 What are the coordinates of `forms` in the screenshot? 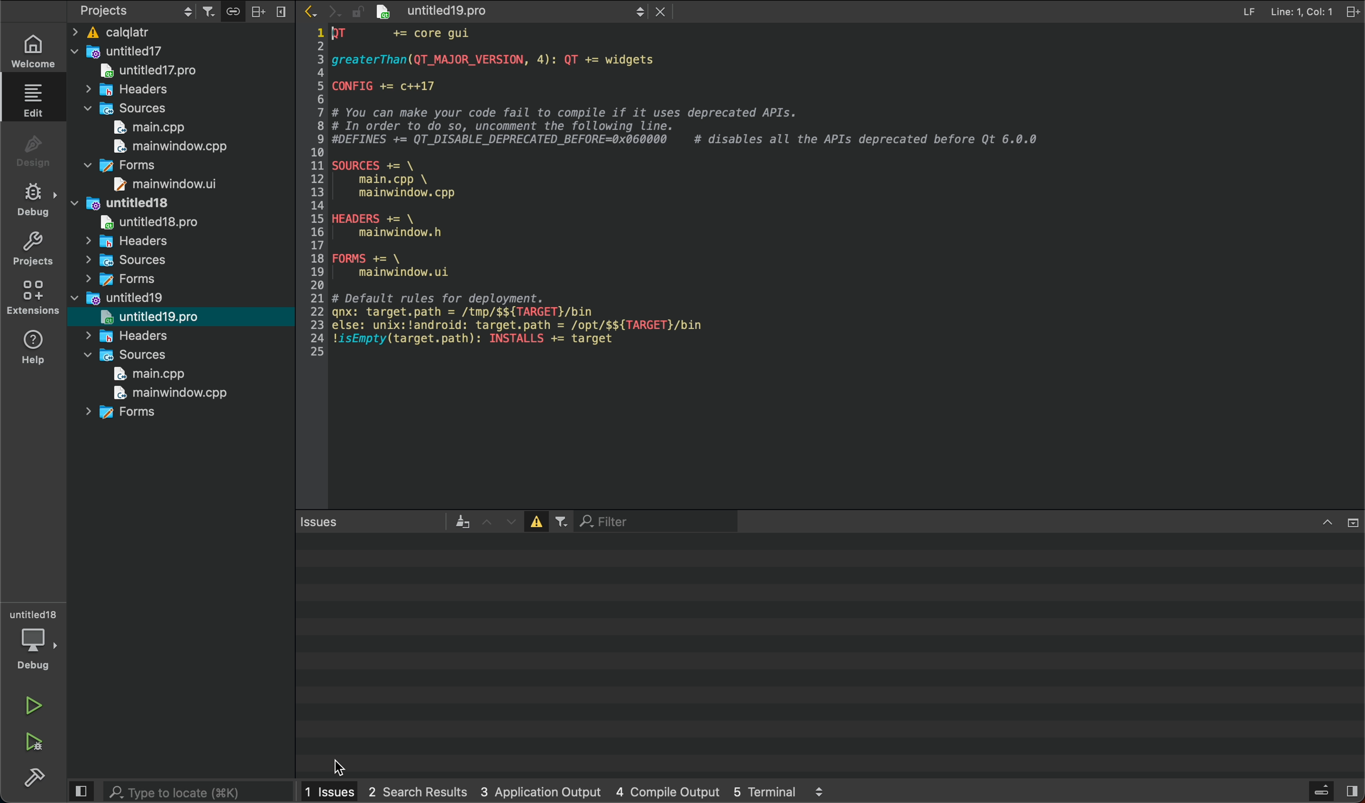 It's located at (123, 276).